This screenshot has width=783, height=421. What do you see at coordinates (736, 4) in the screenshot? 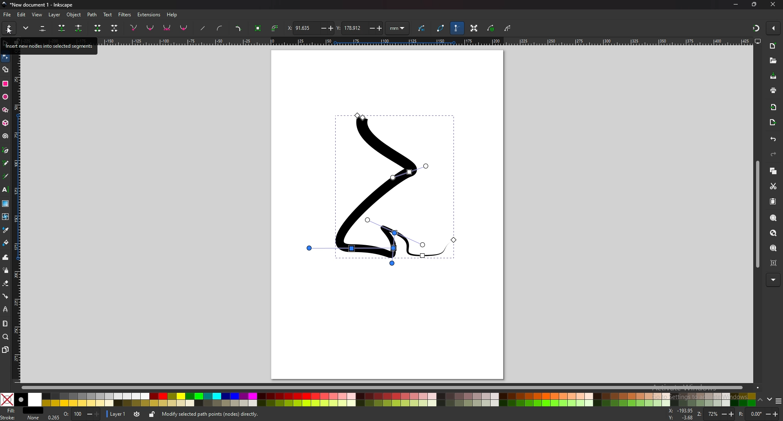
I see `minimize` at bounding box center [736, 4].